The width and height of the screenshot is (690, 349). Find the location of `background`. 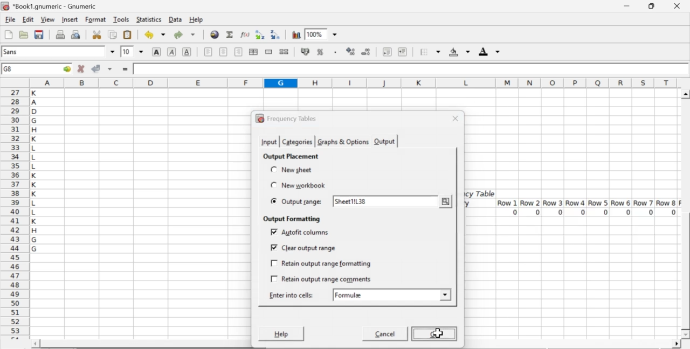

background is located at coordinates (460, 52).